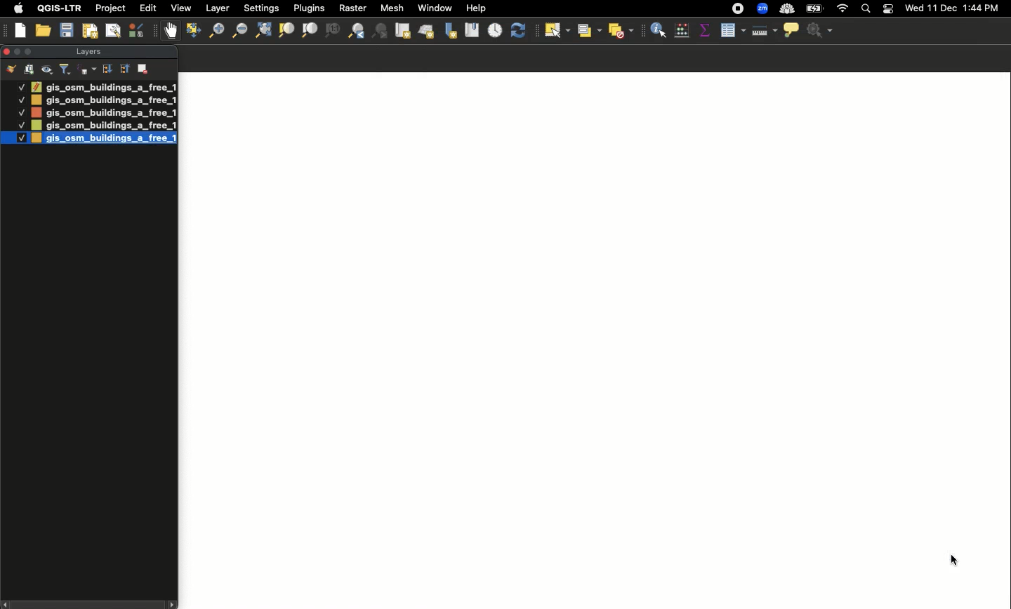  What do you see at coordinates (20, 86) in the screenshot?
I see `Checked` at bounding box center [20, 86].